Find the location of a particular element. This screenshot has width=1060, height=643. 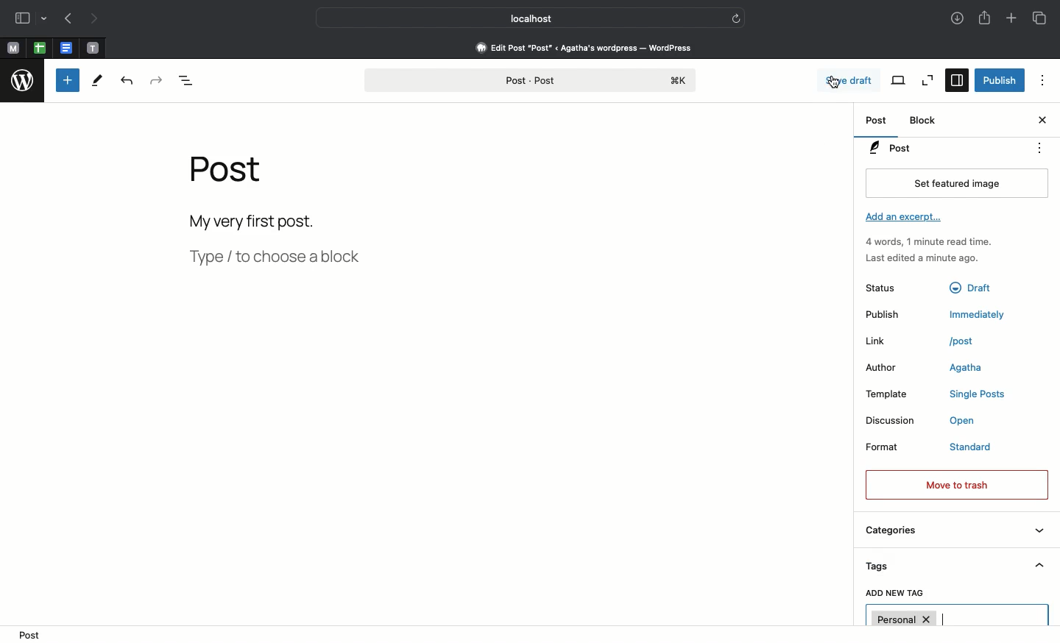

Add an excerpt is located at coordinates (909, 221).